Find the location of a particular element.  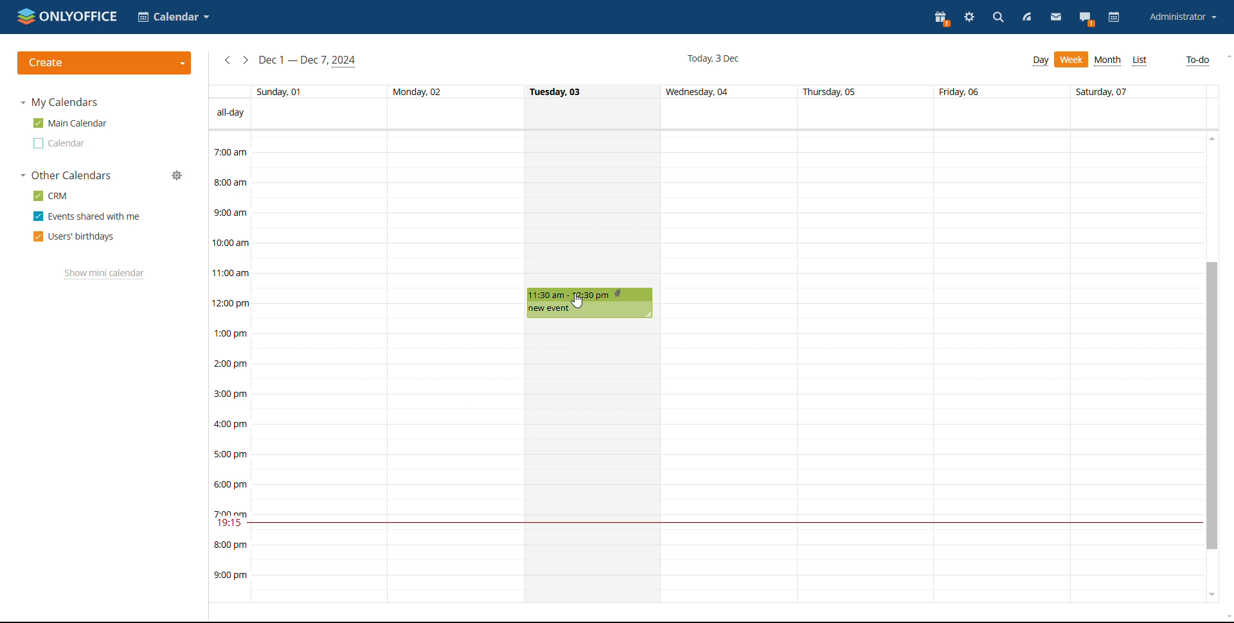

7:00 pm is located at coordinates (231, 513).